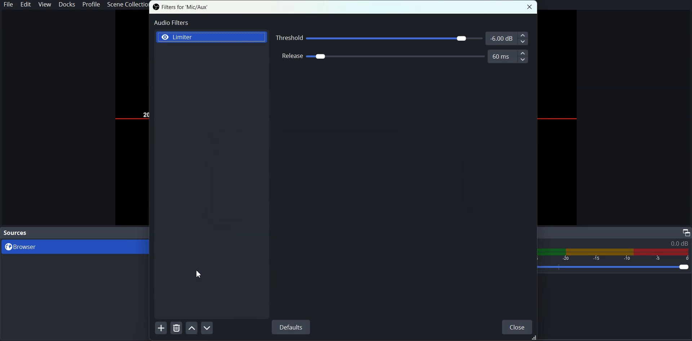 The width and height of the screenshot is (692, 341). I want to click on Move Filter Up, so click(192, 327).